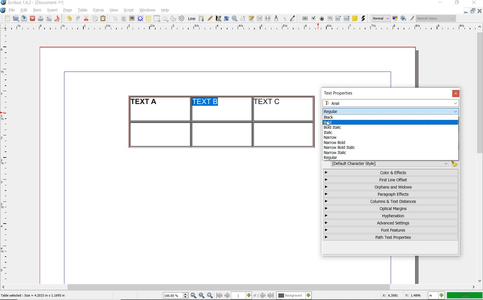 The image size is (483, 300). Describe the element at coordinates (49, 19) in the screenshot. I see `preflight verifier` at that location.